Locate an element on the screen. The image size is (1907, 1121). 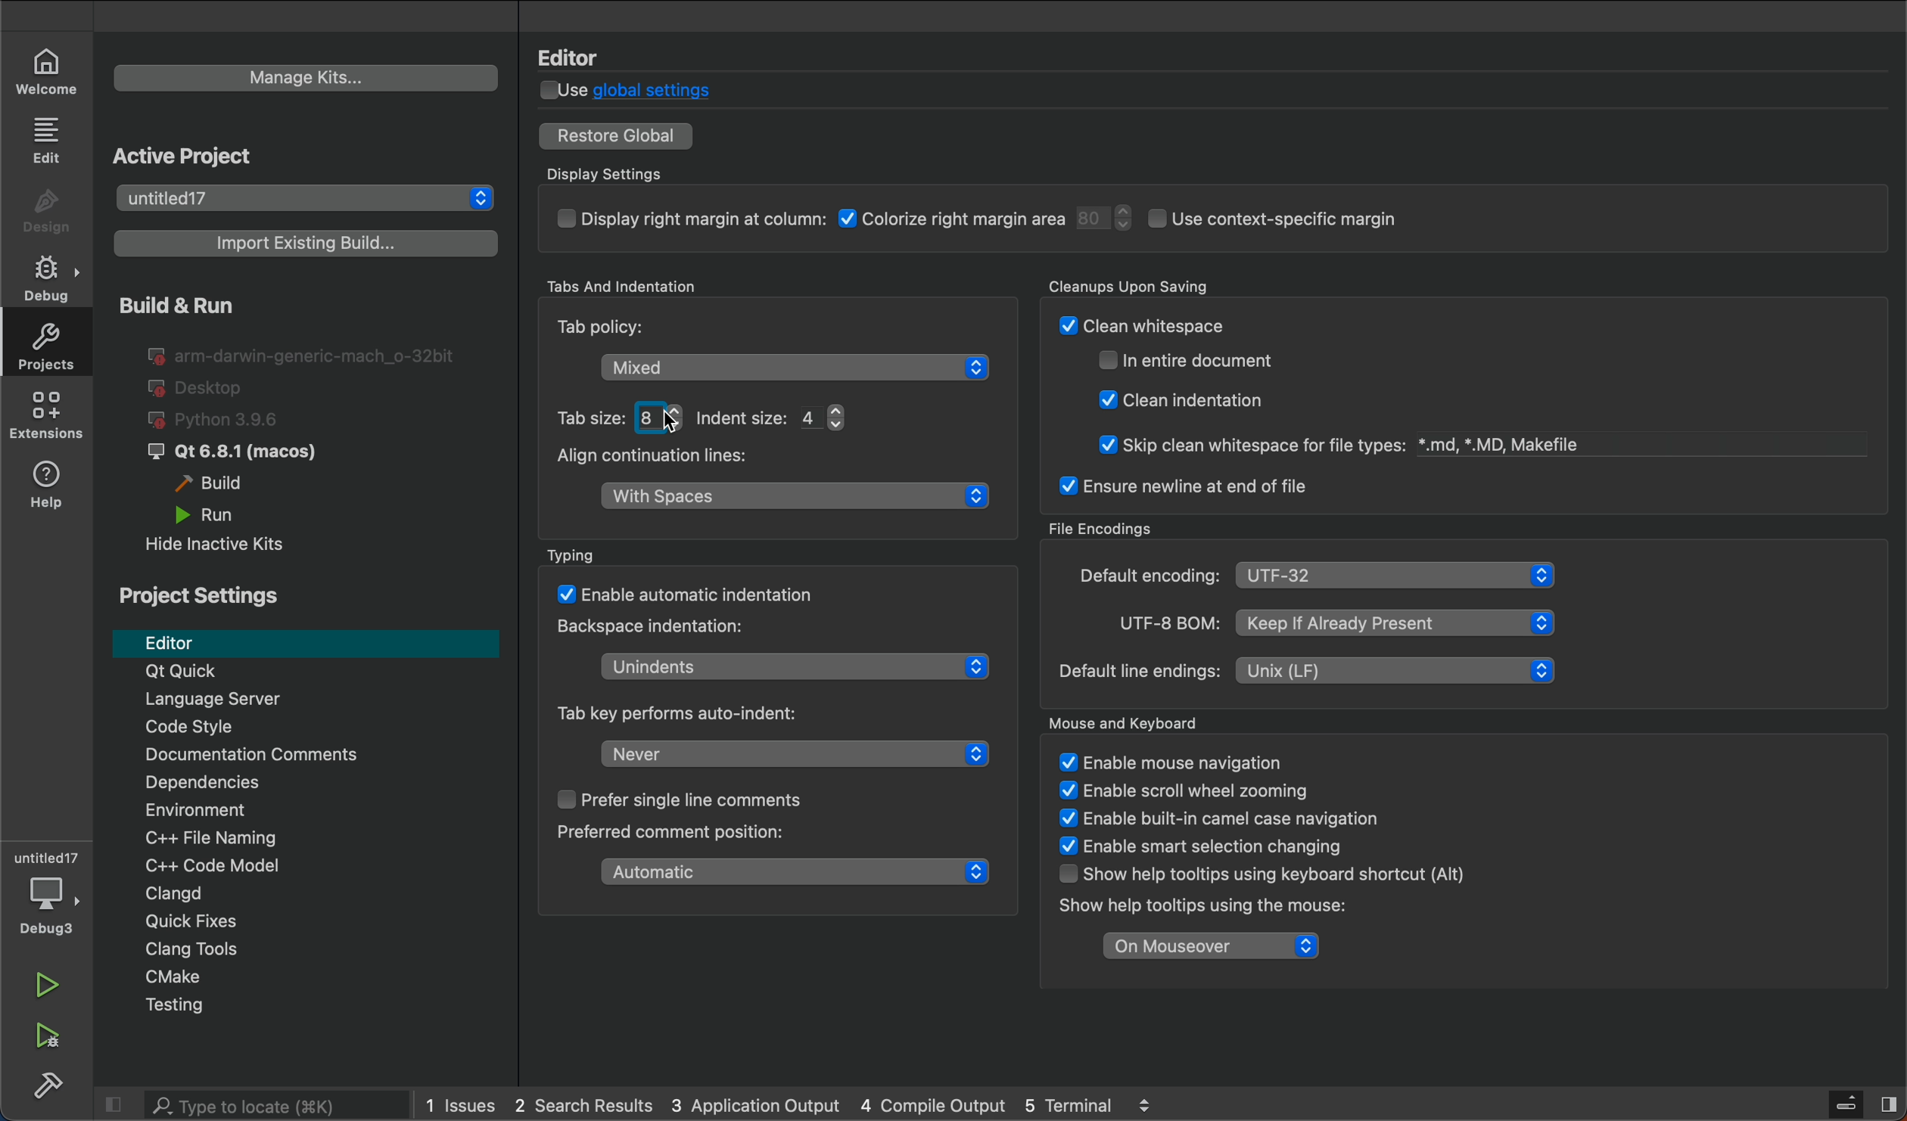
Default line endings: | Unix (LF) &l is located at coordinates (1303, 672).